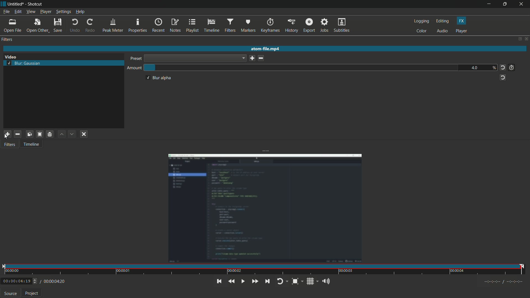  What do you see at coordinates (491, 4) in the screenshot?
I see `minimize` at bounding box center [491, 4].